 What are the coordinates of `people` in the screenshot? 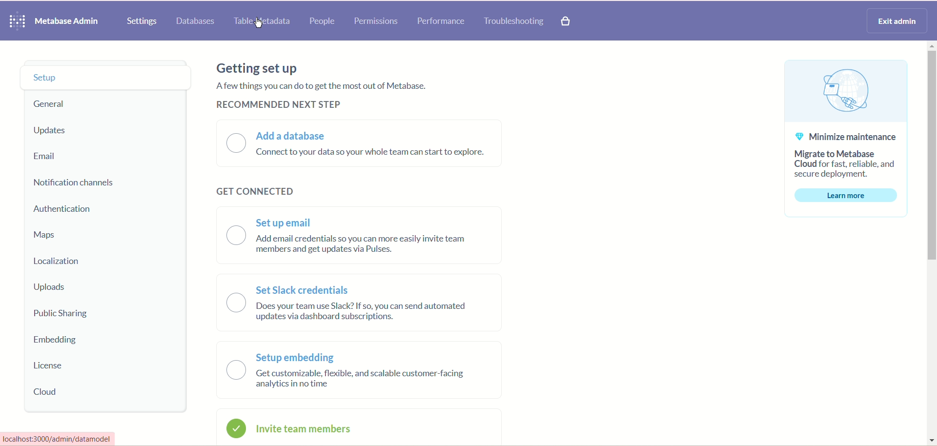 It's located at (322, 22).